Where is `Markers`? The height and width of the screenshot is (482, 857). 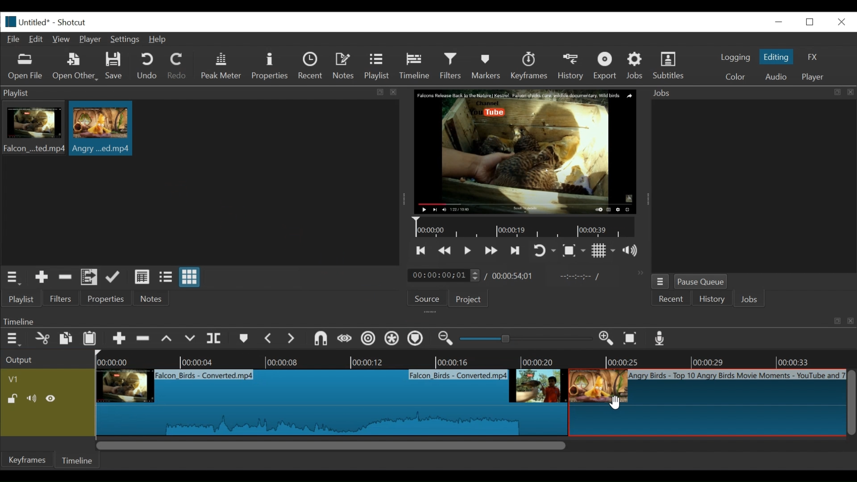 Markers is located at coordinates (488, 66).